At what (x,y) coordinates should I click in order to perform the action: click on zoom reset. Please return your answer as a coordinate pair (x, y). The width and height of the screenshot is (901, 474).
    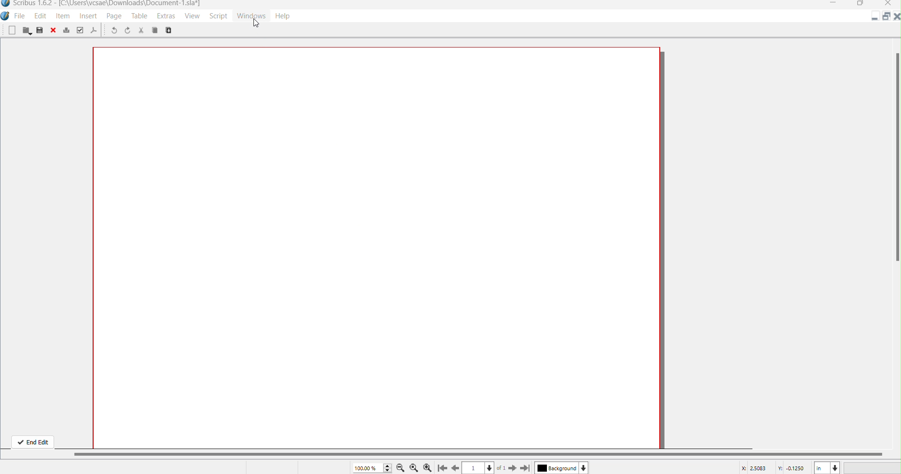
    Looking at the image, I should click on (414, 468).